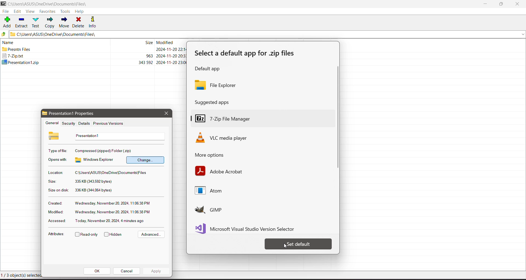 Image resolution: width=526 pixels, height=280 pixels. What do you see at coordinates (214, 102) in the screenshot?
I see `Suggested apps` at bounding box center [214, 102].